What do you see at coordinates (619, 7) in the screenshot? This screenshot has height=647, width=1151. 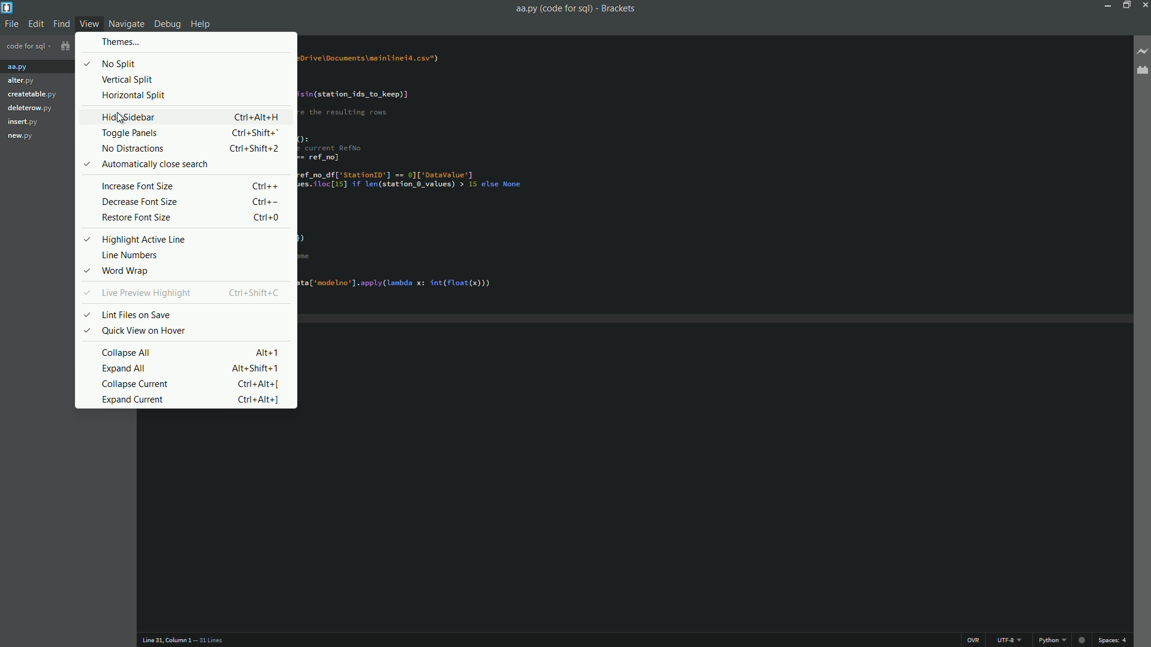 I see `app name` at bounding box center [619, 7].